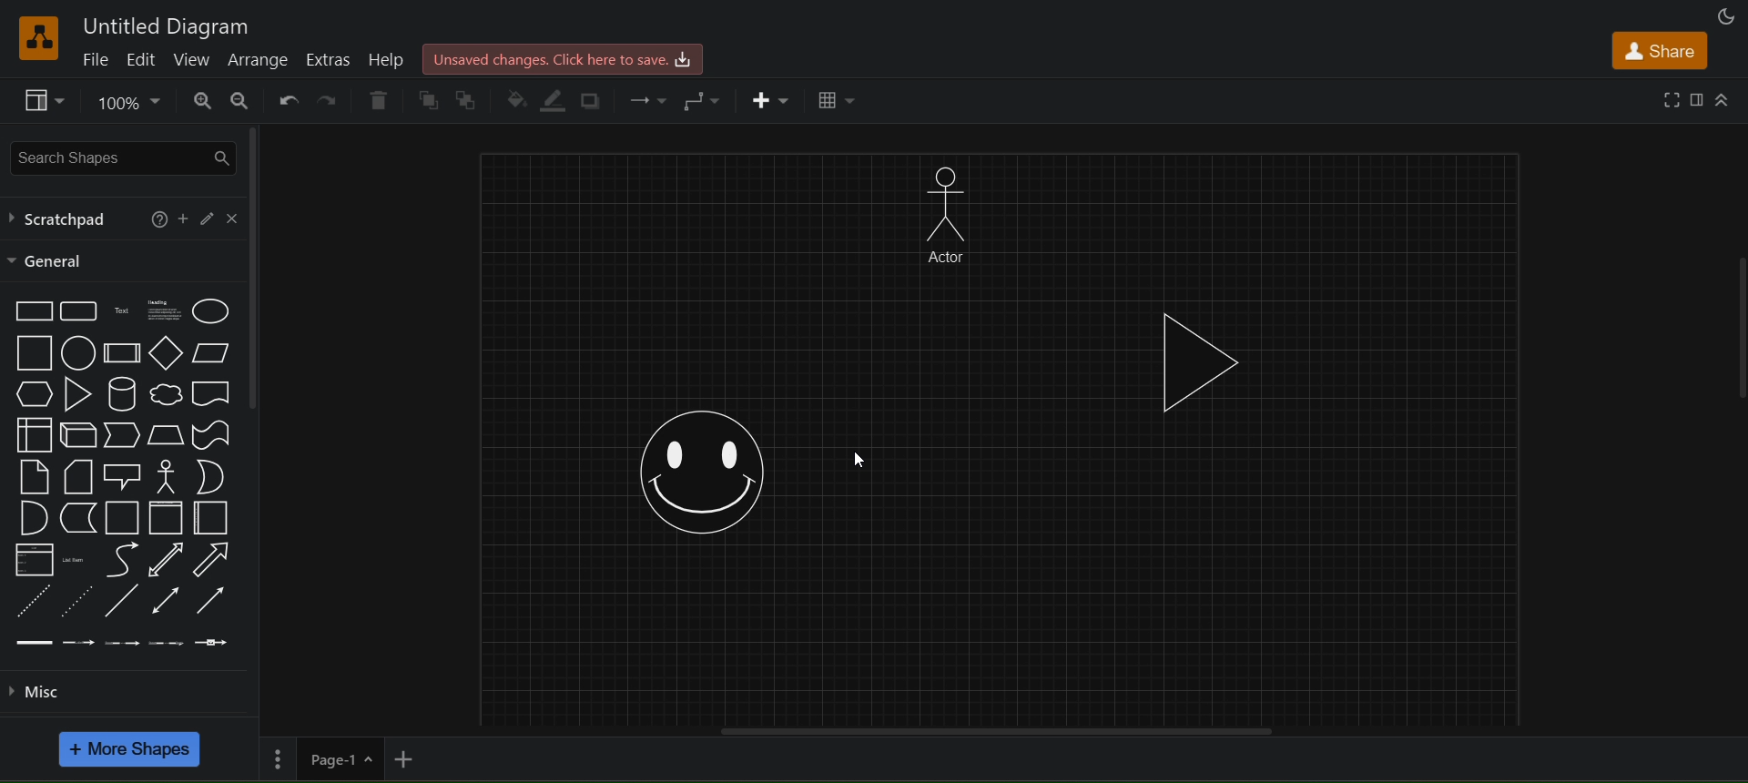  What do you see at coordinates (1003, 730) in the screenshot?
I see `horizontal scroll bar` at bounding box center [1003, 730].